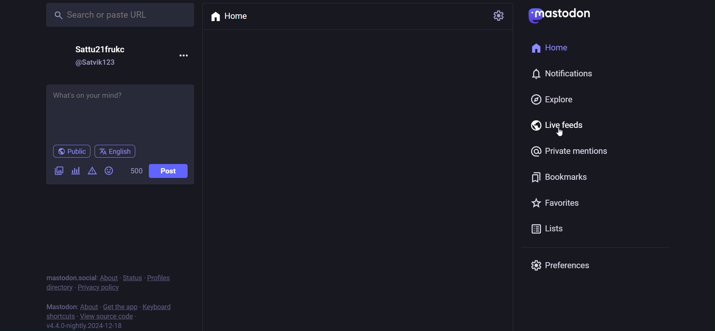 The image size is (715, 331). Describe the element at coordinates (499, 15) in the screenshot. I see `setting` at that location.